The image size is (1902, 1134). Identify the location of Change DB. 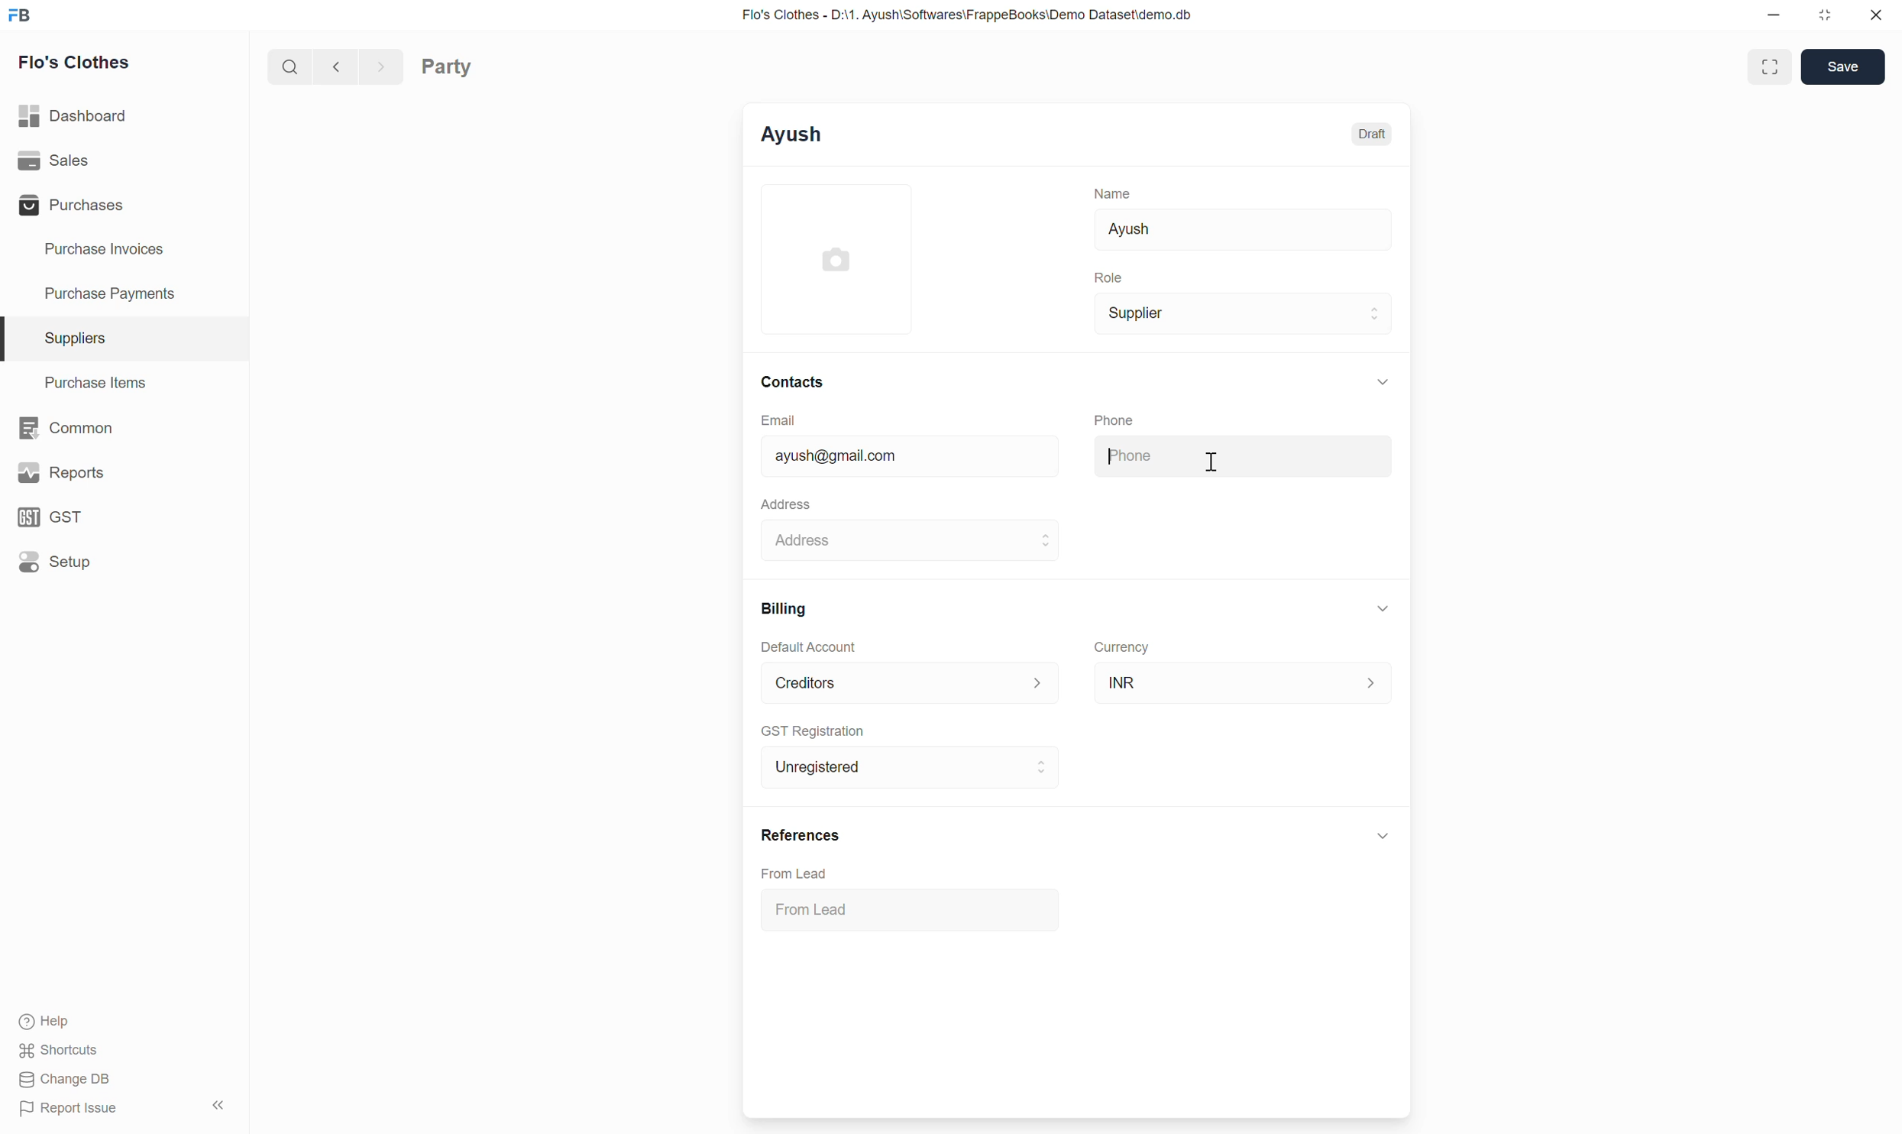
(68, 1079).